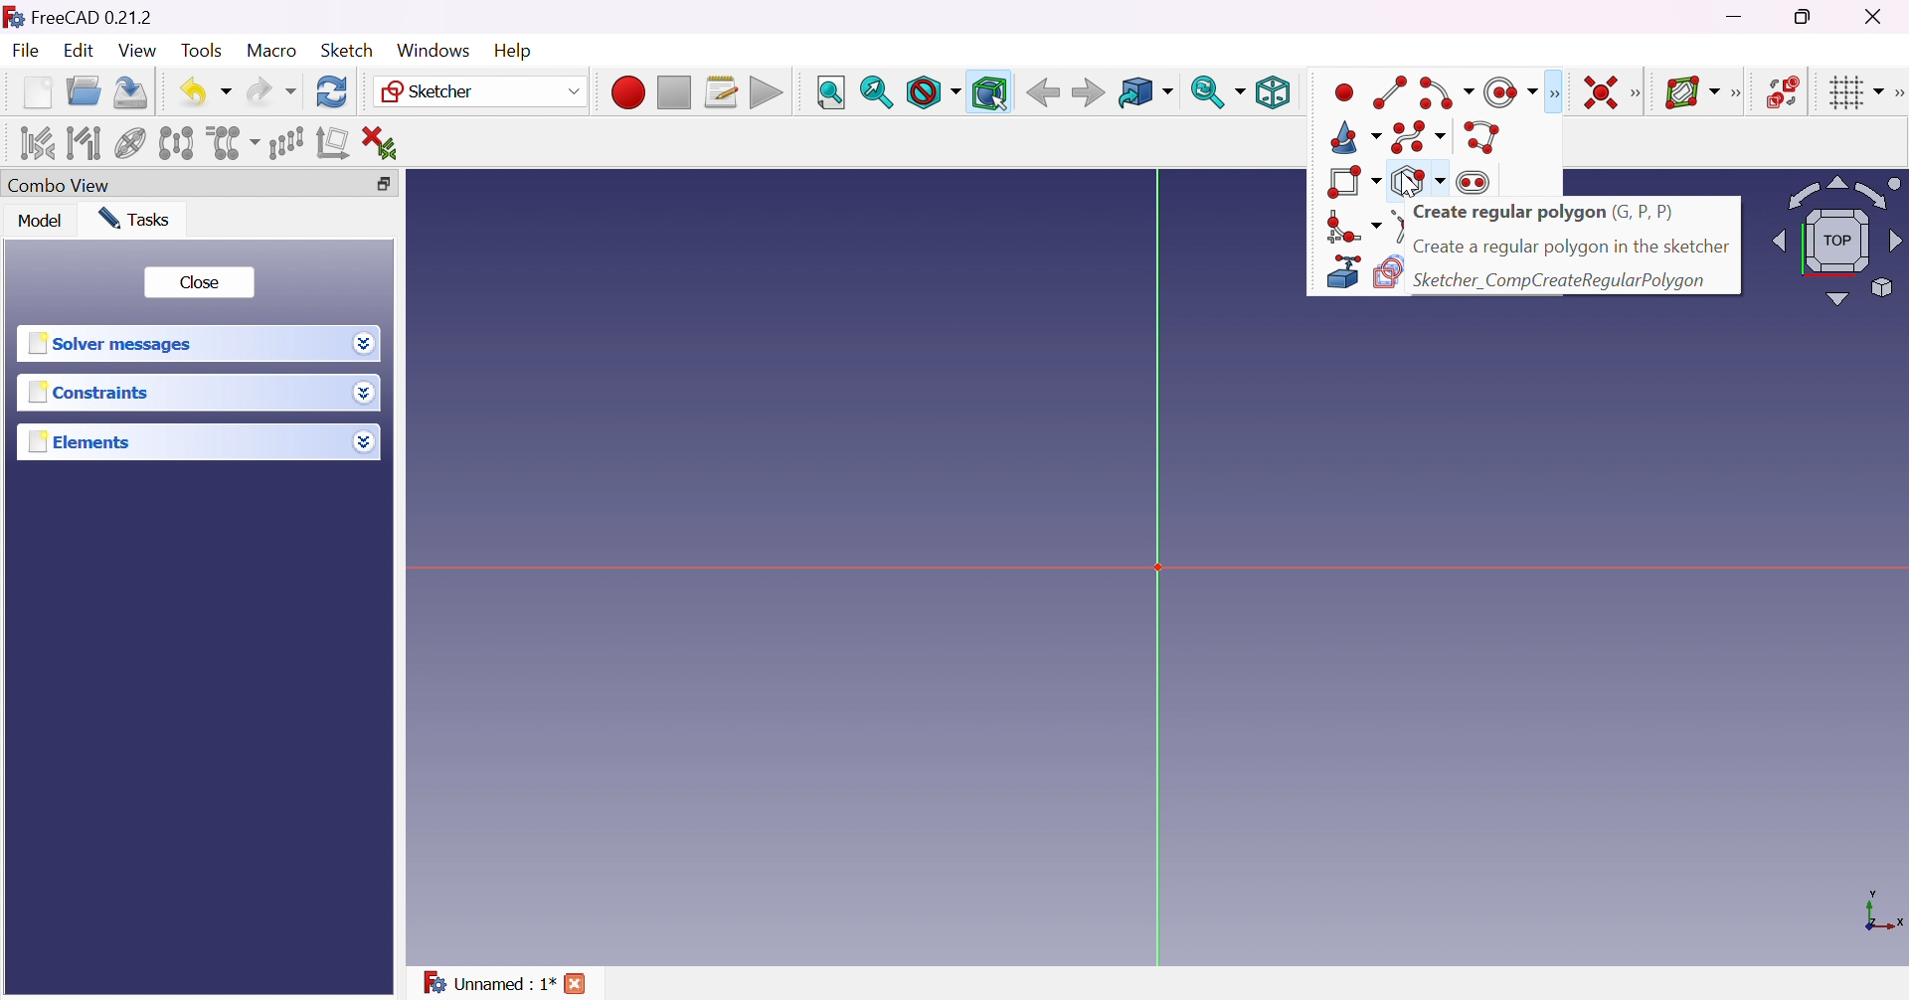 The image size is (1909, 1000). Describe the element at coordinates (42, 220) in the screenshot. I see `Model` at that location.